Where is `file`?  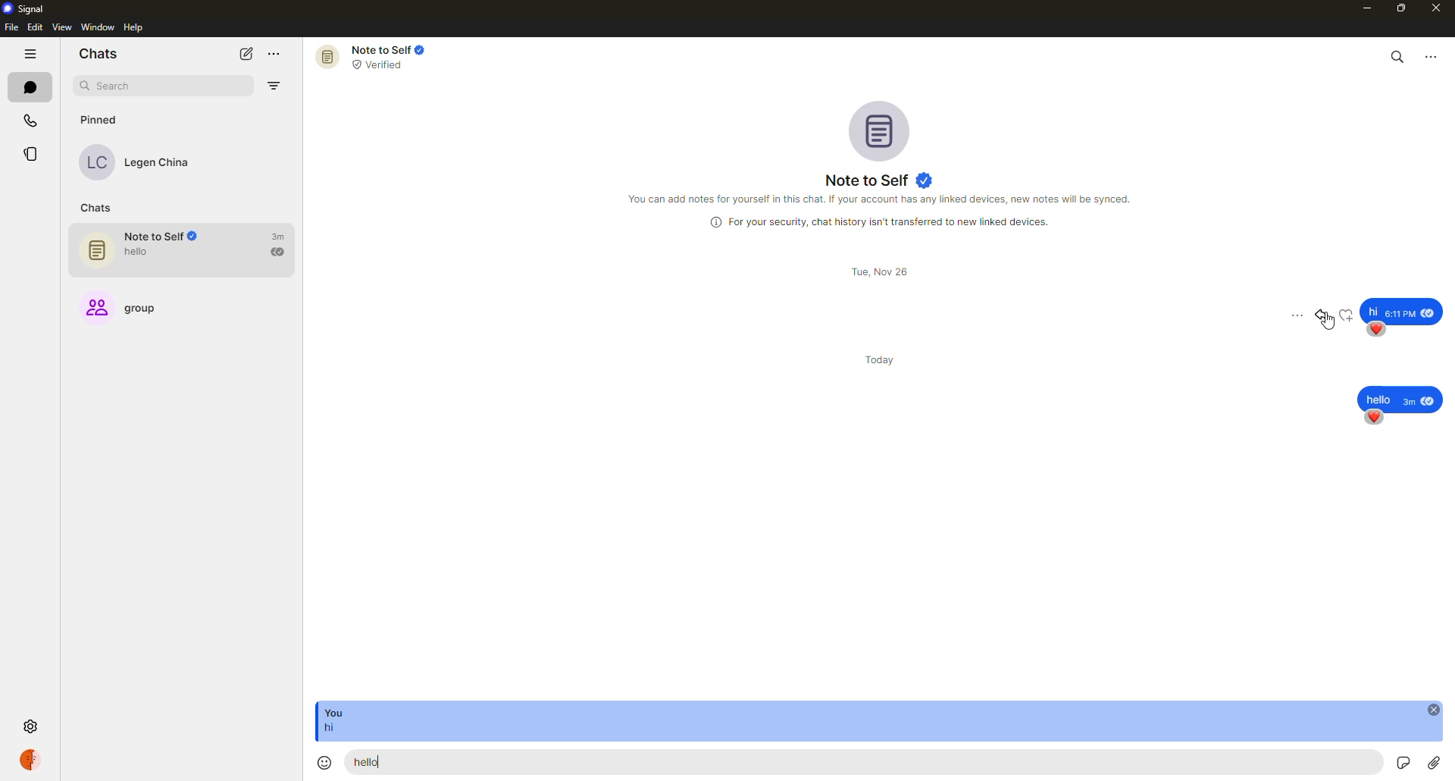
file is located at coordinates (12, 27).